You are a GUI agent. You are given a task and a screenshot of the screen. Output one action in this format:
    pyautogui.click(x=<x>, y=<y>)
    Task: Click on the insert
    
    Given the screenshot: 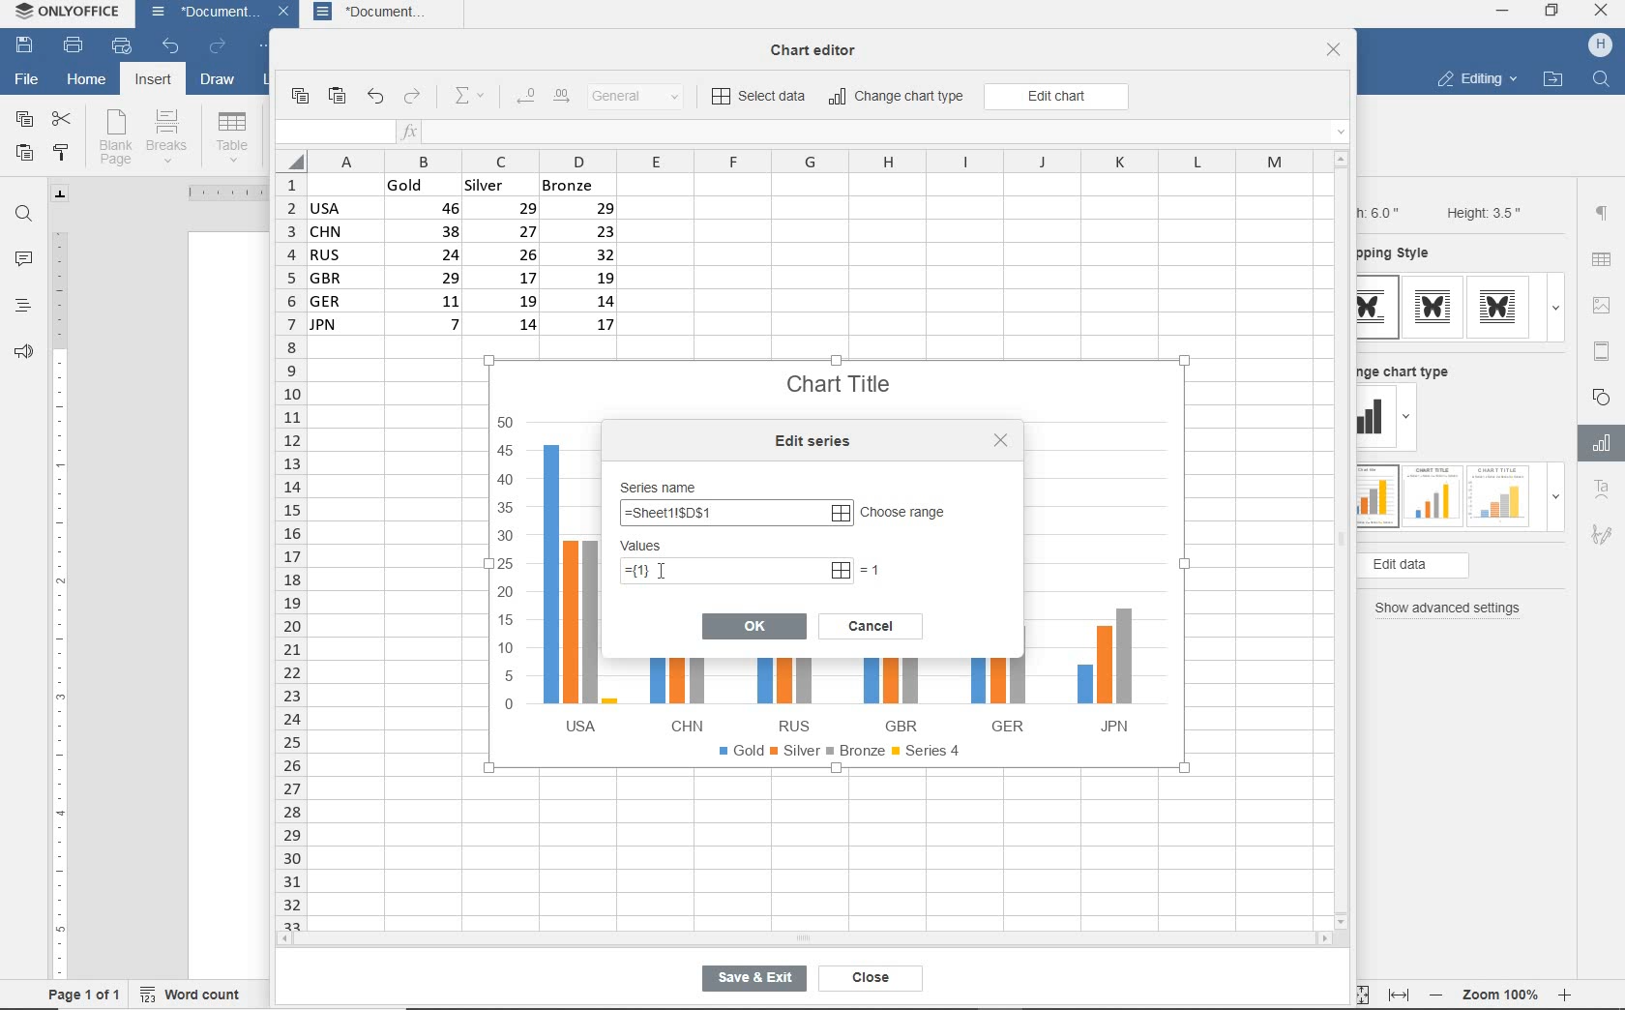 What is the action you would take?
    pyautogui.click(x=151, y=81)
    